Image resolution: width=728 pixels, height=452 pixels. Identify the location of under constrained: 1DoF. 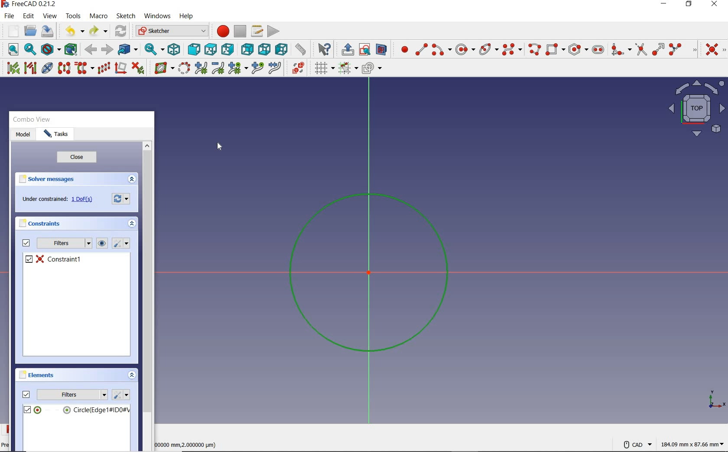
(59, 200).